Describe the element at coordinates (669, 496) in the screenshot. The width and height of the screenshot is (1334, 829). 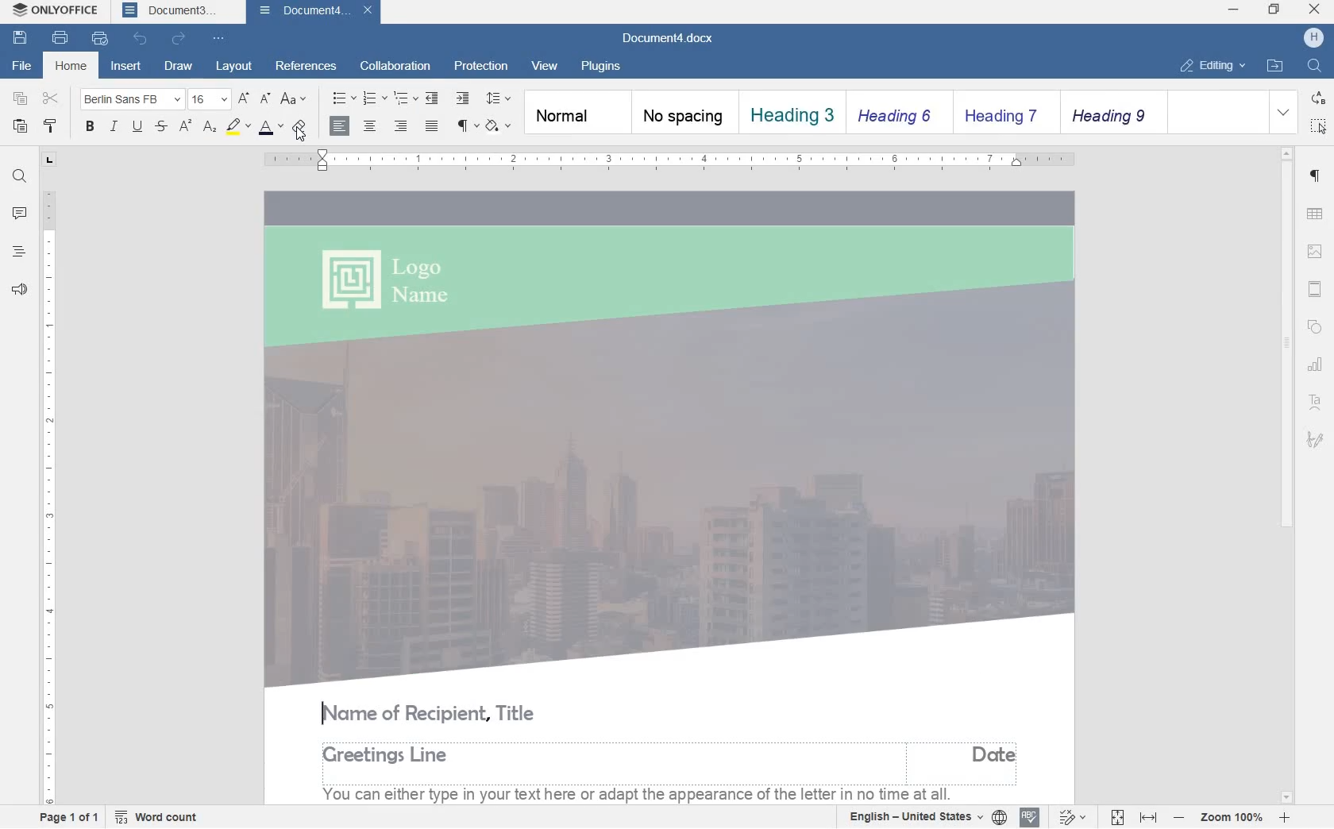
I see `business letter templated added` at that location.